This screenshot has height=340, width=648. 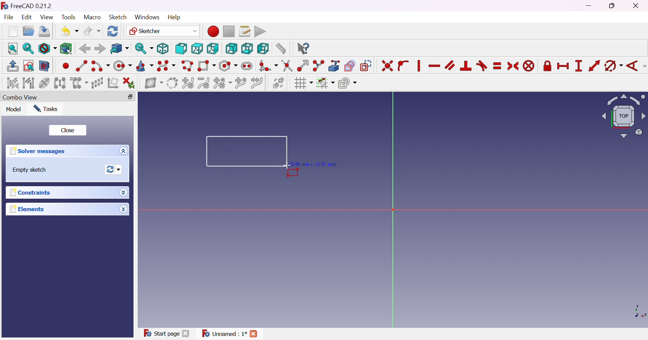 I want to click on Delete all constraints, so click(x=129, y=84).